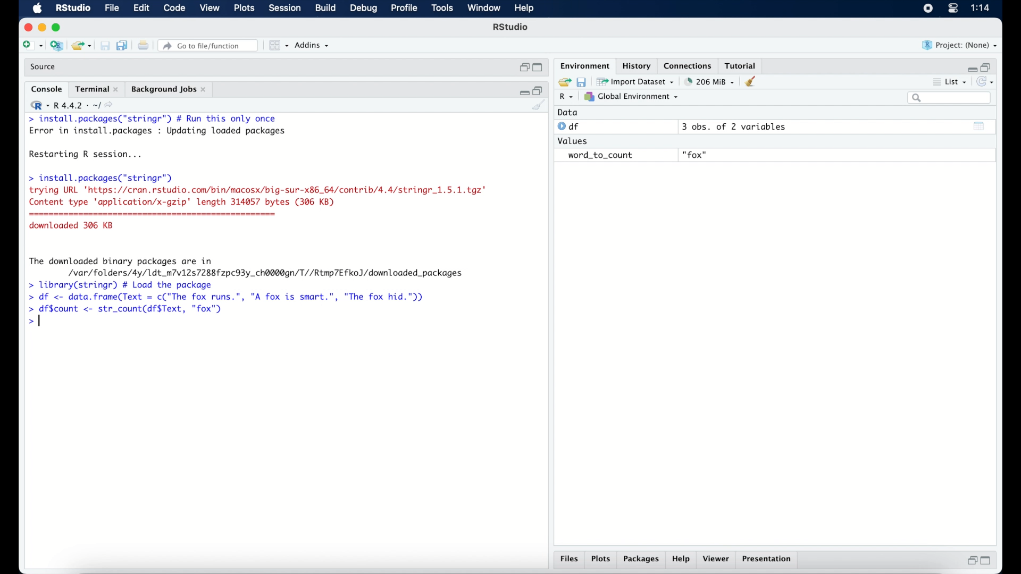  What do you see at coordinates (232, 297) in the screenshot?
I see `> df <- data.frame(Text = c("The fox runs.”, "A fox is smart.", "The fox hid."))|` at bounding box center [232, 297].